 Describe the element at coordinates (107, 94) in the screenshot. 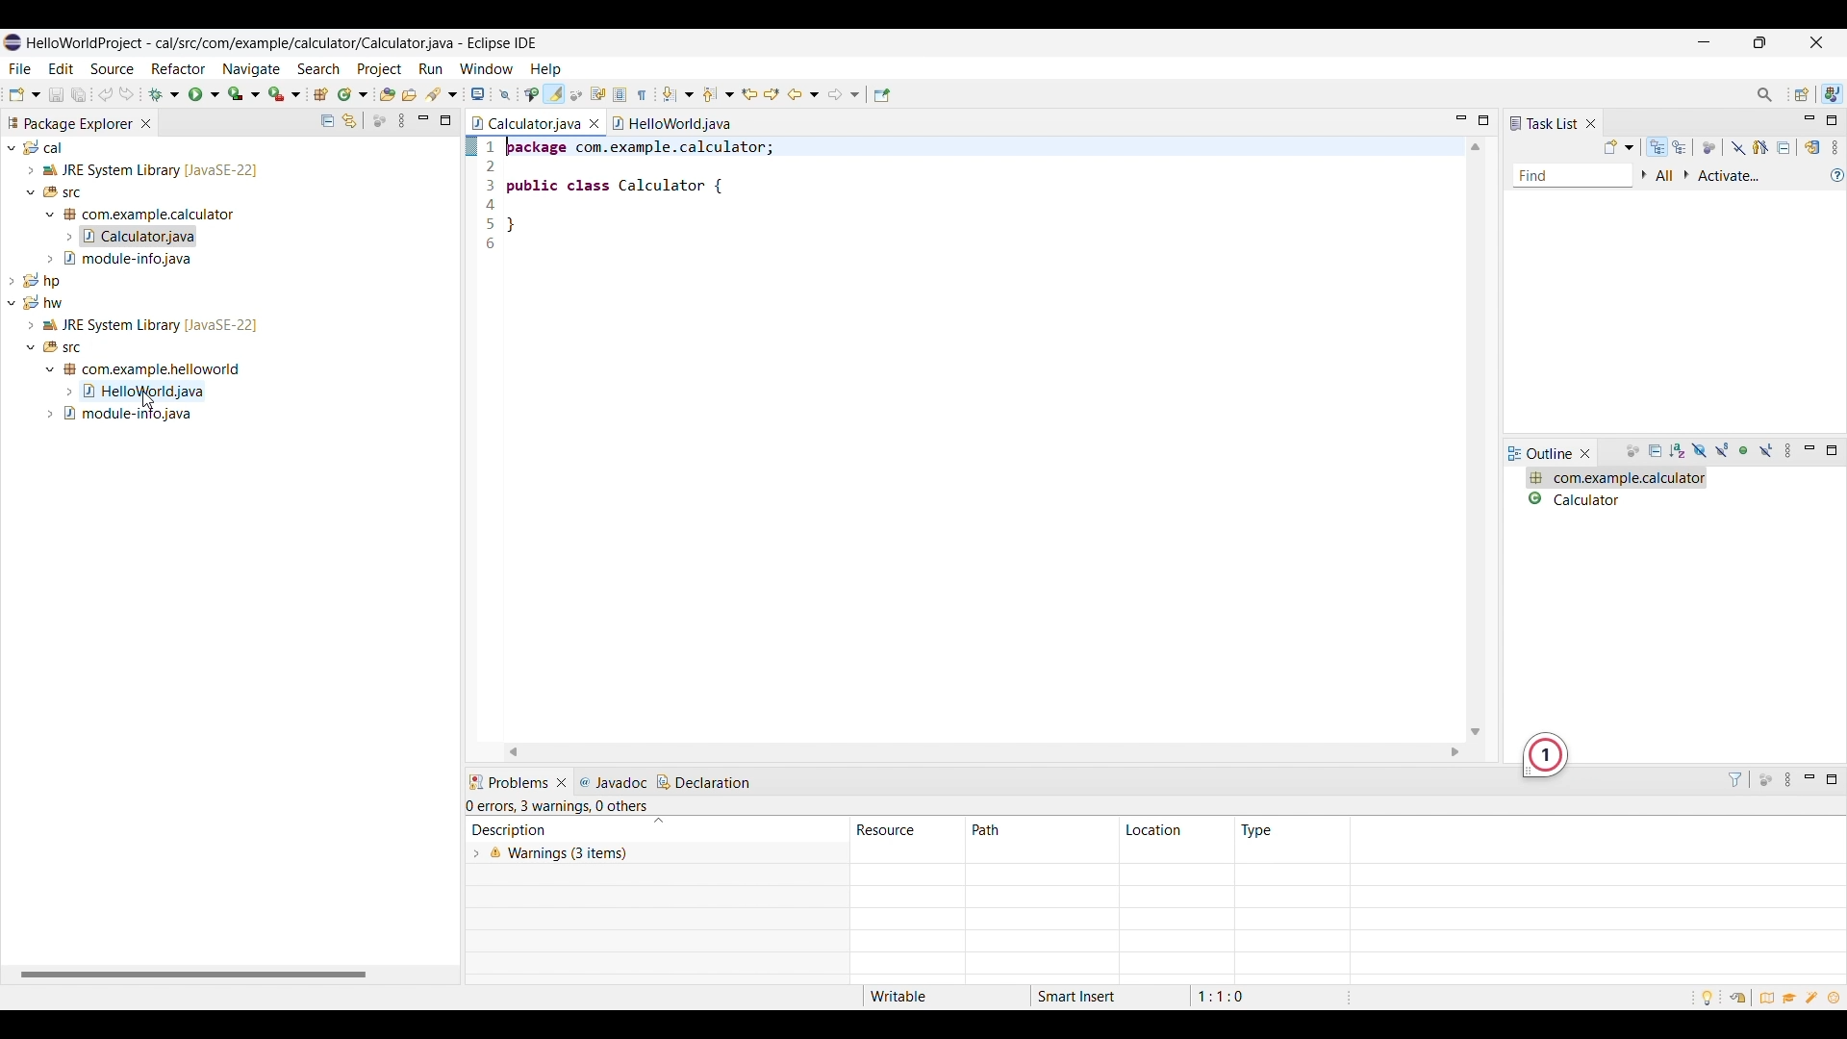

I see `Redo` at that location.